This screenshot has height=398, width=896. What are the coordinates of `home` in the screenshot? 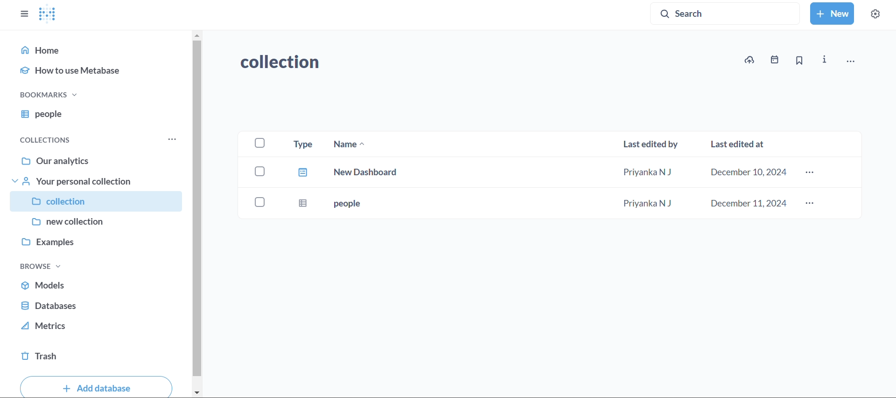 It's located at (96, 49).